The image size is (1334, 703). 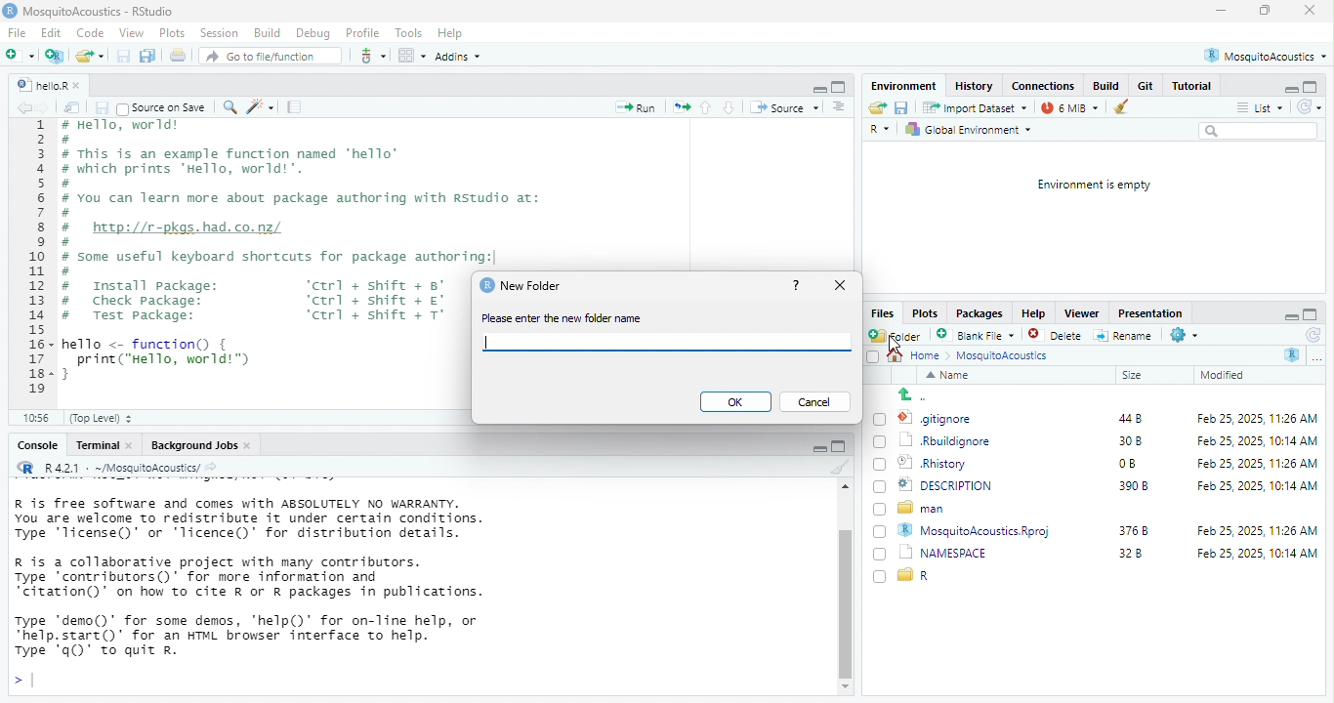 I want to click on  History, so click(x=978, y=86).